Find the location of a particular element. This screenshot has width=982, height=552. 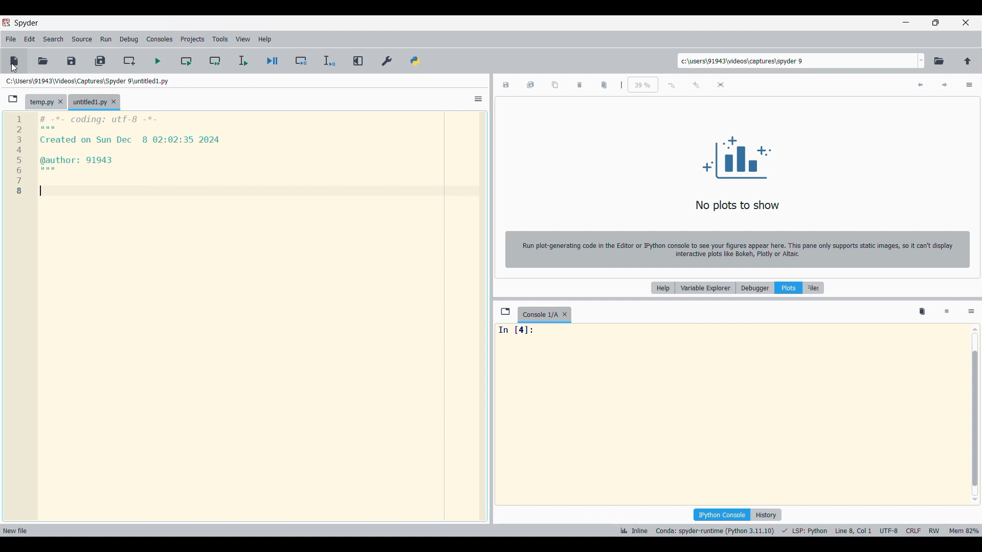

Delete current plot is located at coordinates (579, 85).